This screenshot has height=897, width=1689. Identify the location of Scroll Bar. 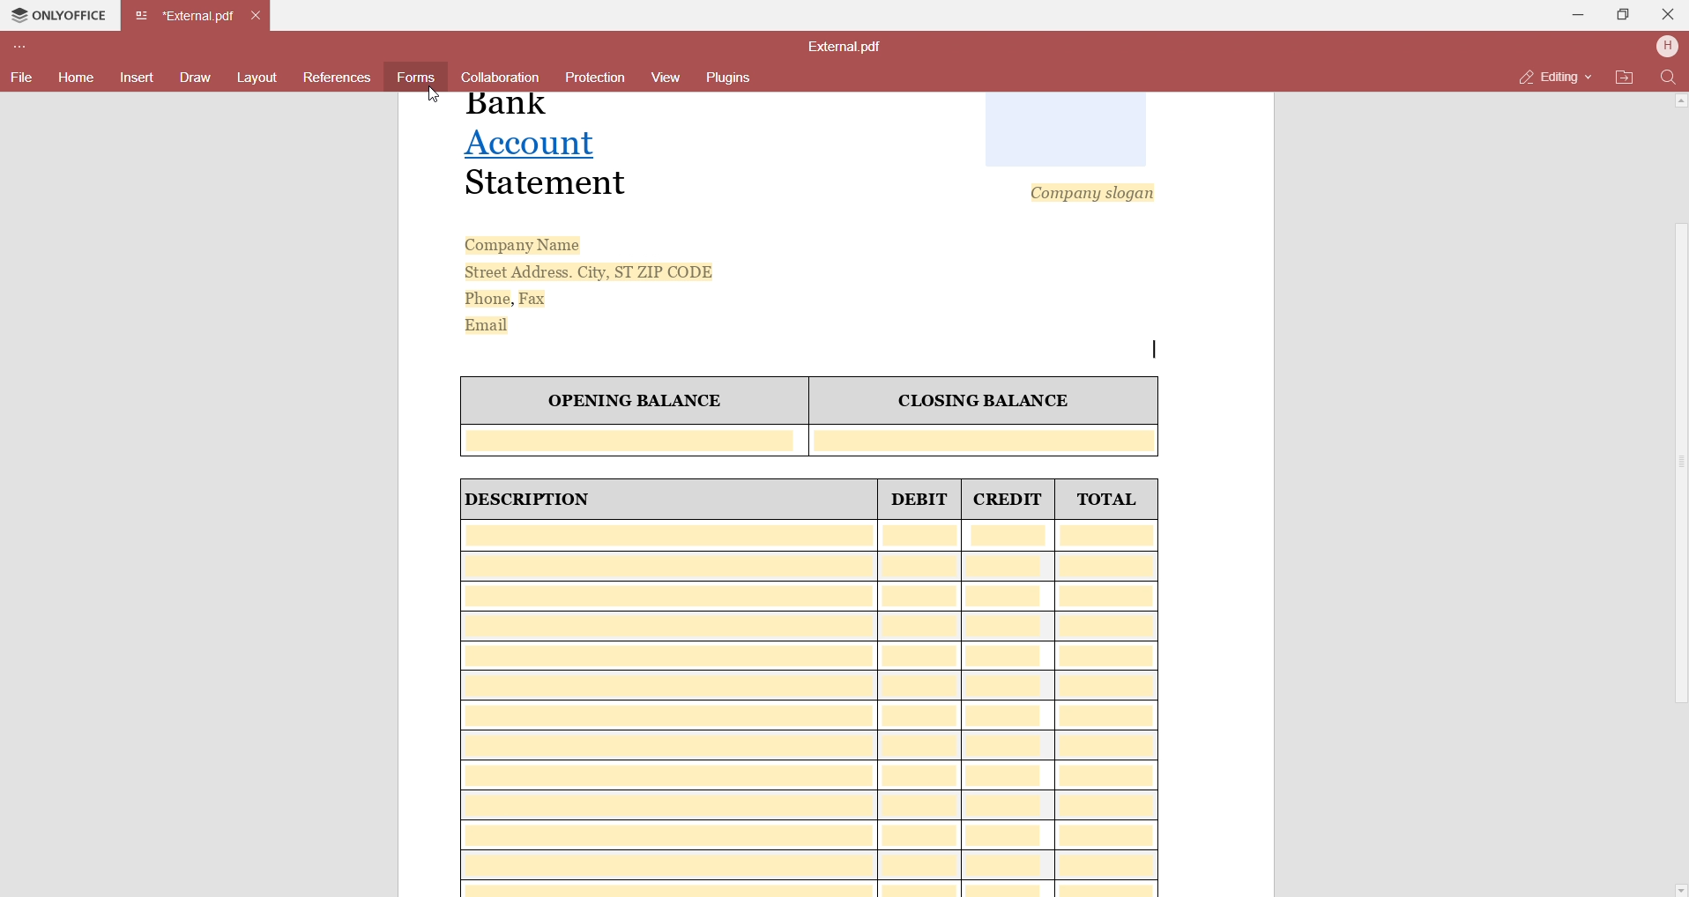
(1676, 475).